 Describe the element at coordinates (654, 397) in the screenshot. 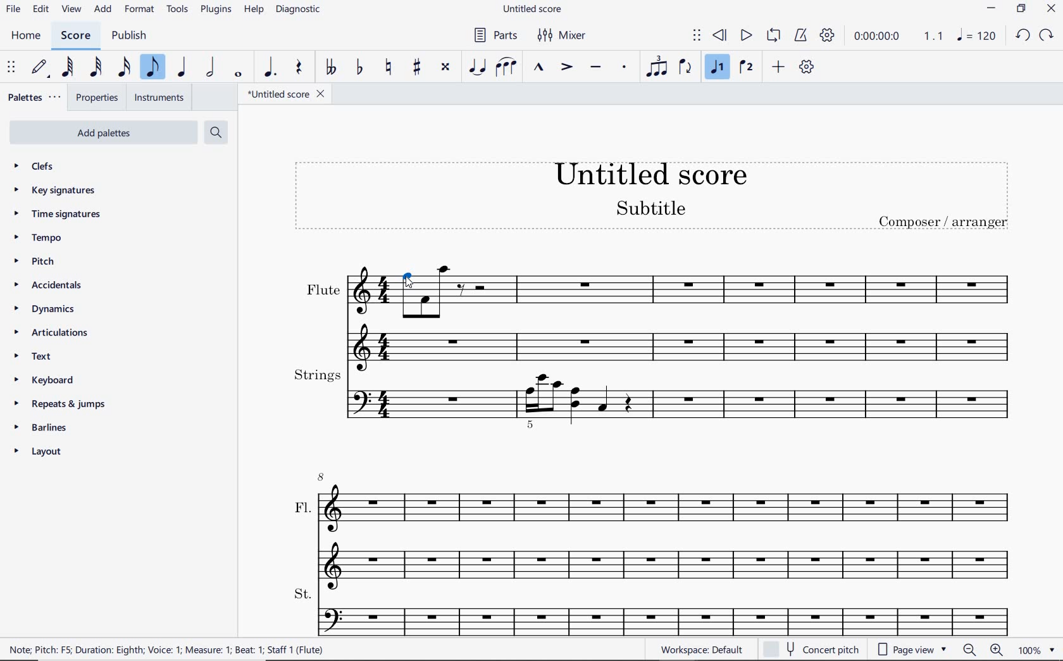

I see `strings` at that location.